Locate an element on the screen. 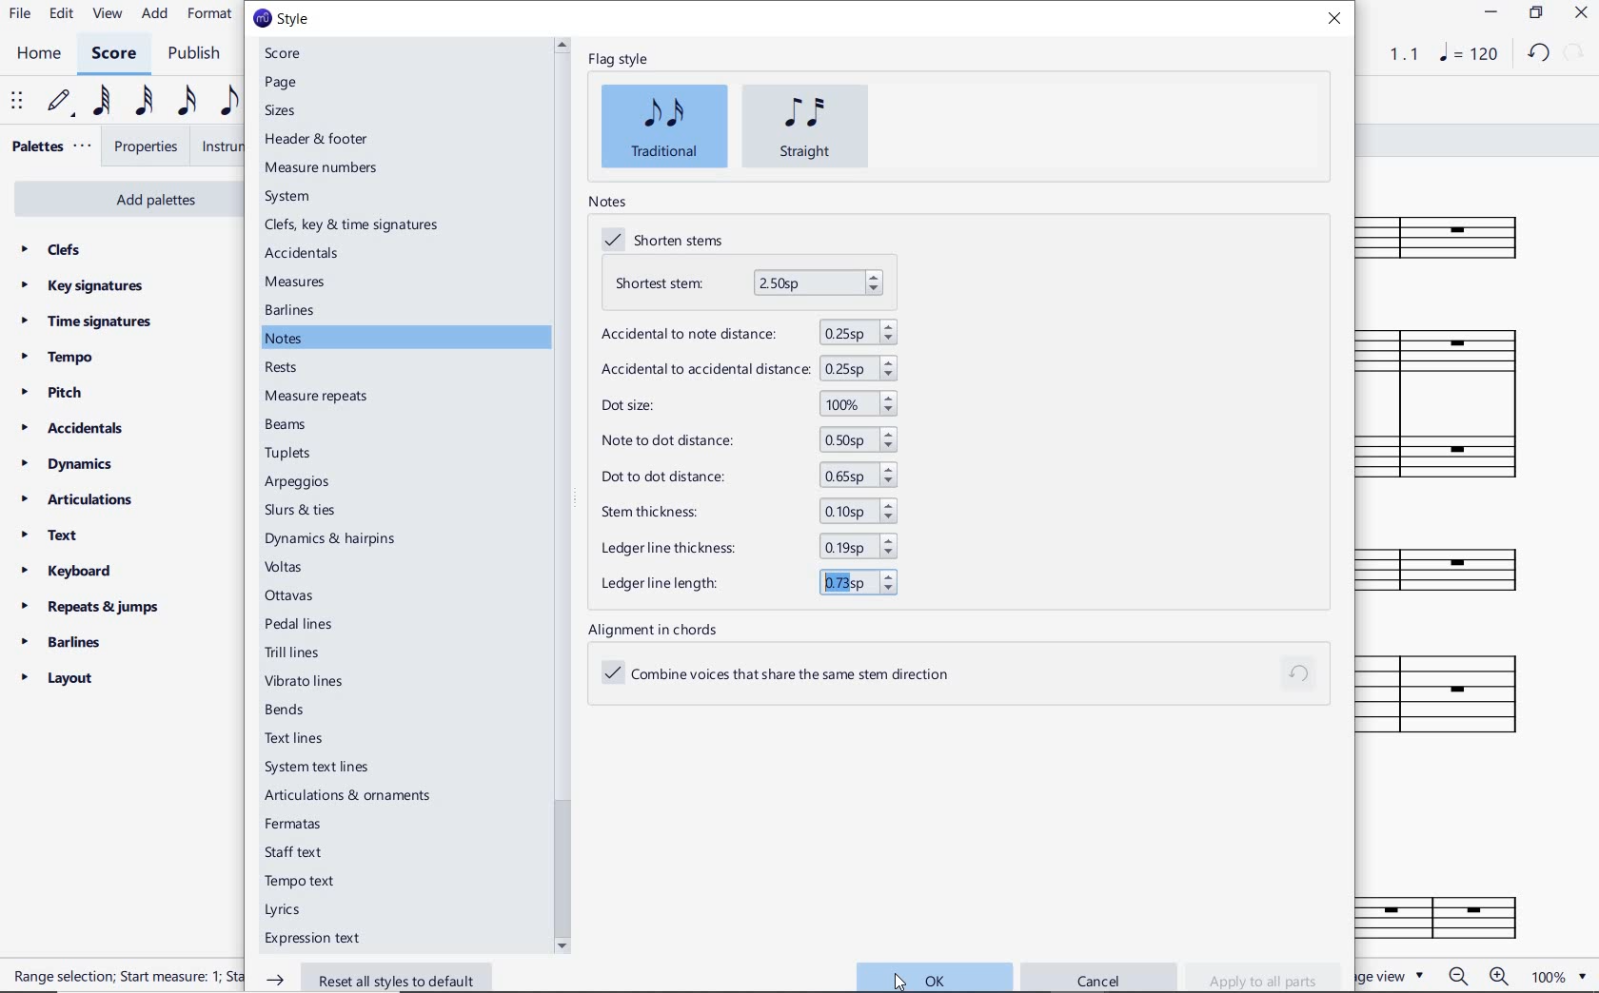 The width and height of the screenshot is (1599, 993). repeats & jumps is located at coordinates (96, 608).